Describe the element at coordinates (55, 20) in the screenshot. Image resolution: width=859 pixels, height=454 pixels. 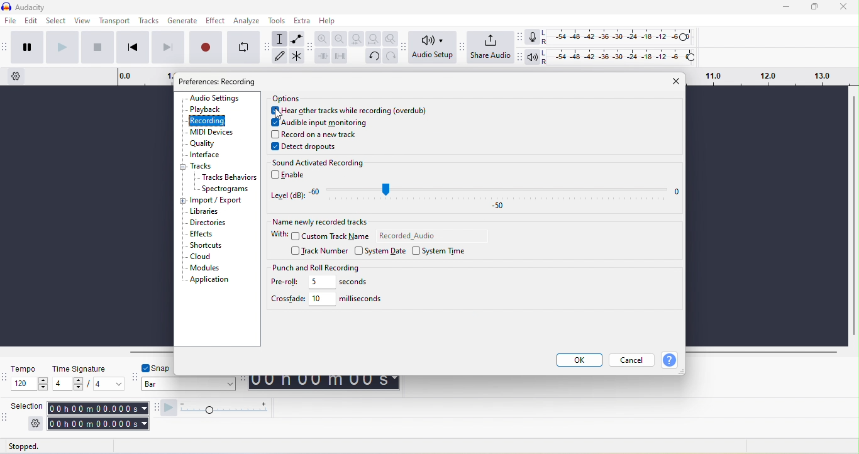
I see `select` at that location.